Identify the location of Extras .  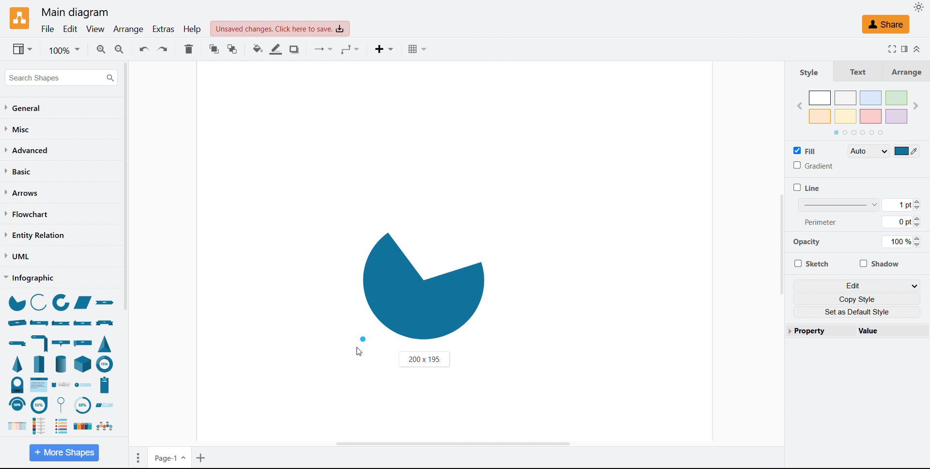
(164, 29).